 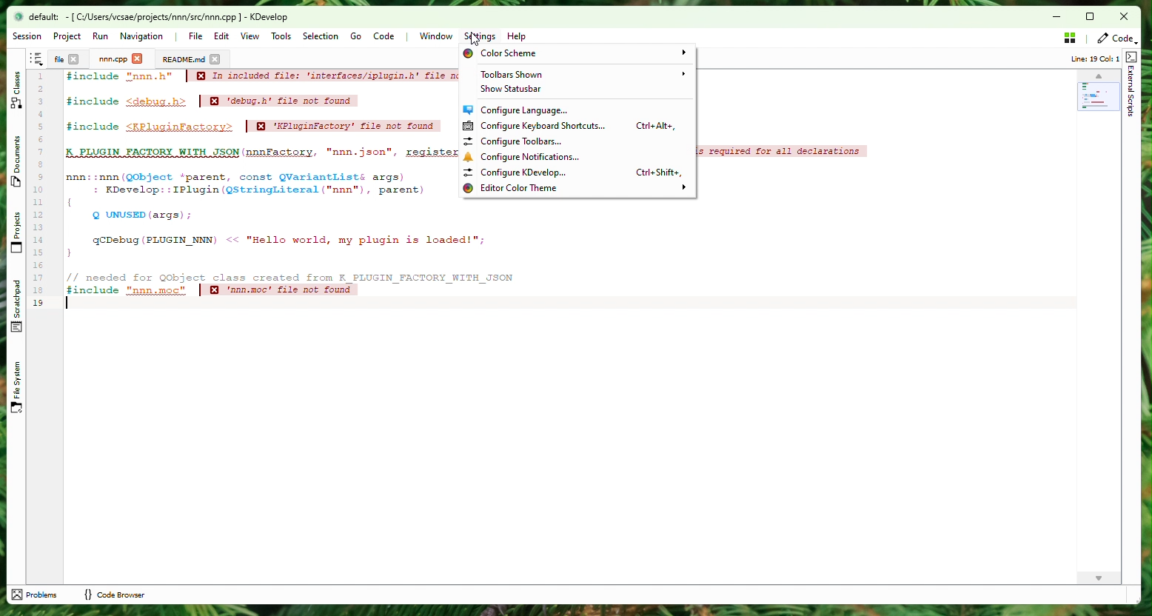 I want to click on Project, so click(x=111, y=59).